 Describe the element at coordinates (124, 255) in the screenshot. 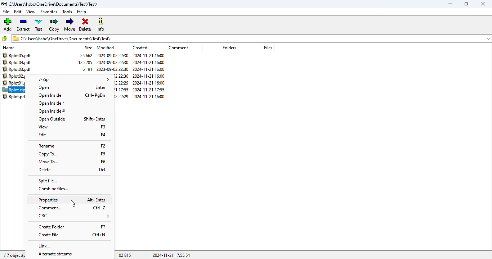

I see `102 815` at that location.